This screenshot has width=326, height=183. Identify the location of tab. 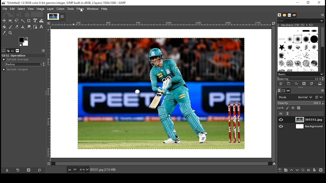
(52, 17).